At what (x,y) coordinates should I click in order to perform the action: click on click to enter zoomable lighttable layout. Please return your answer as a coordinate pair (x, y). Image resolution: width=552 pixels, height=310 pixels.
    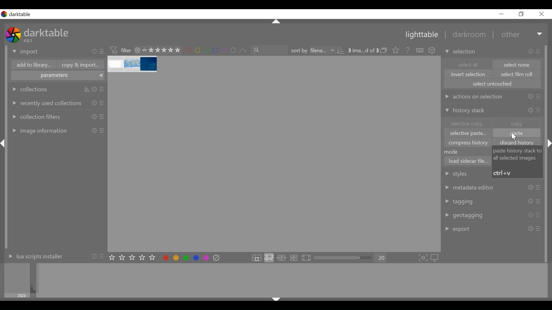
    Looking at the image, I should click on (269, 258).